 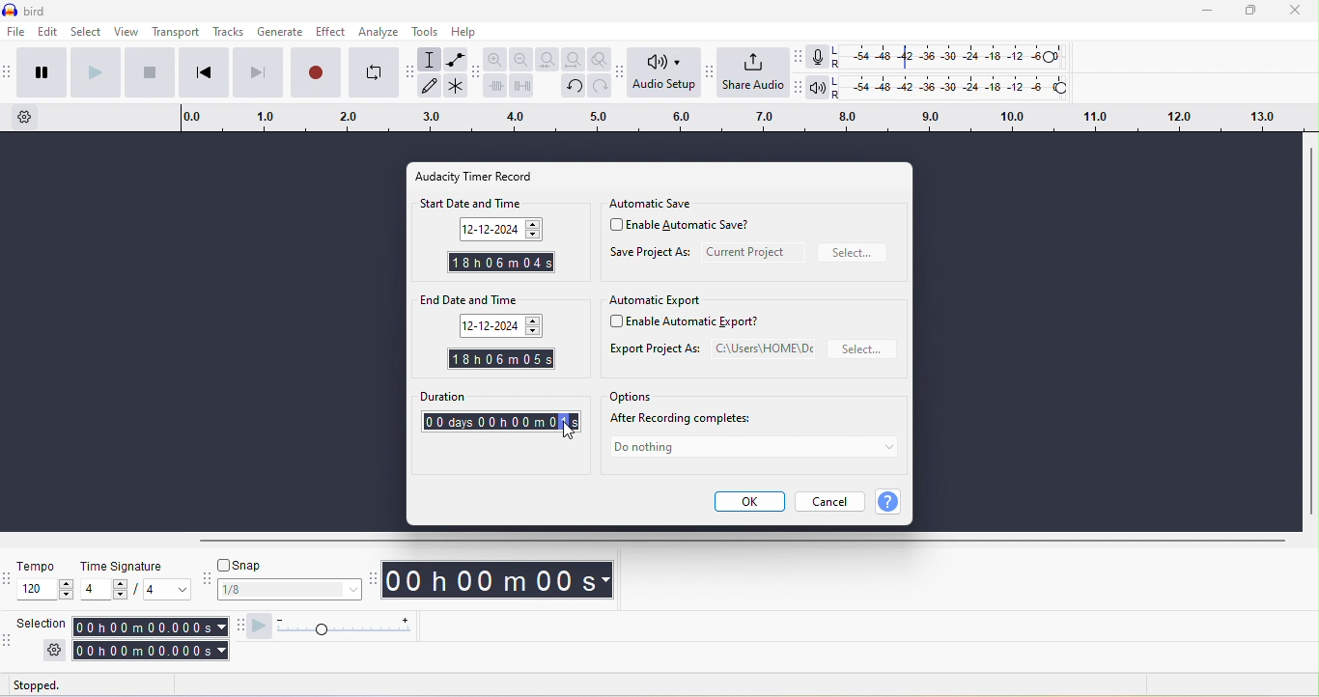 I want to click on 1/8, so click(x=289, y=591).